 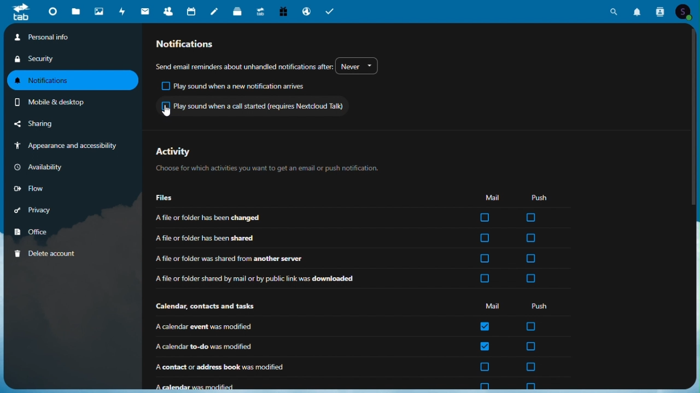 What do you see at coordinates (266, 159) in the screenshot?
I see `Activity` at bounding box center [266, 159].